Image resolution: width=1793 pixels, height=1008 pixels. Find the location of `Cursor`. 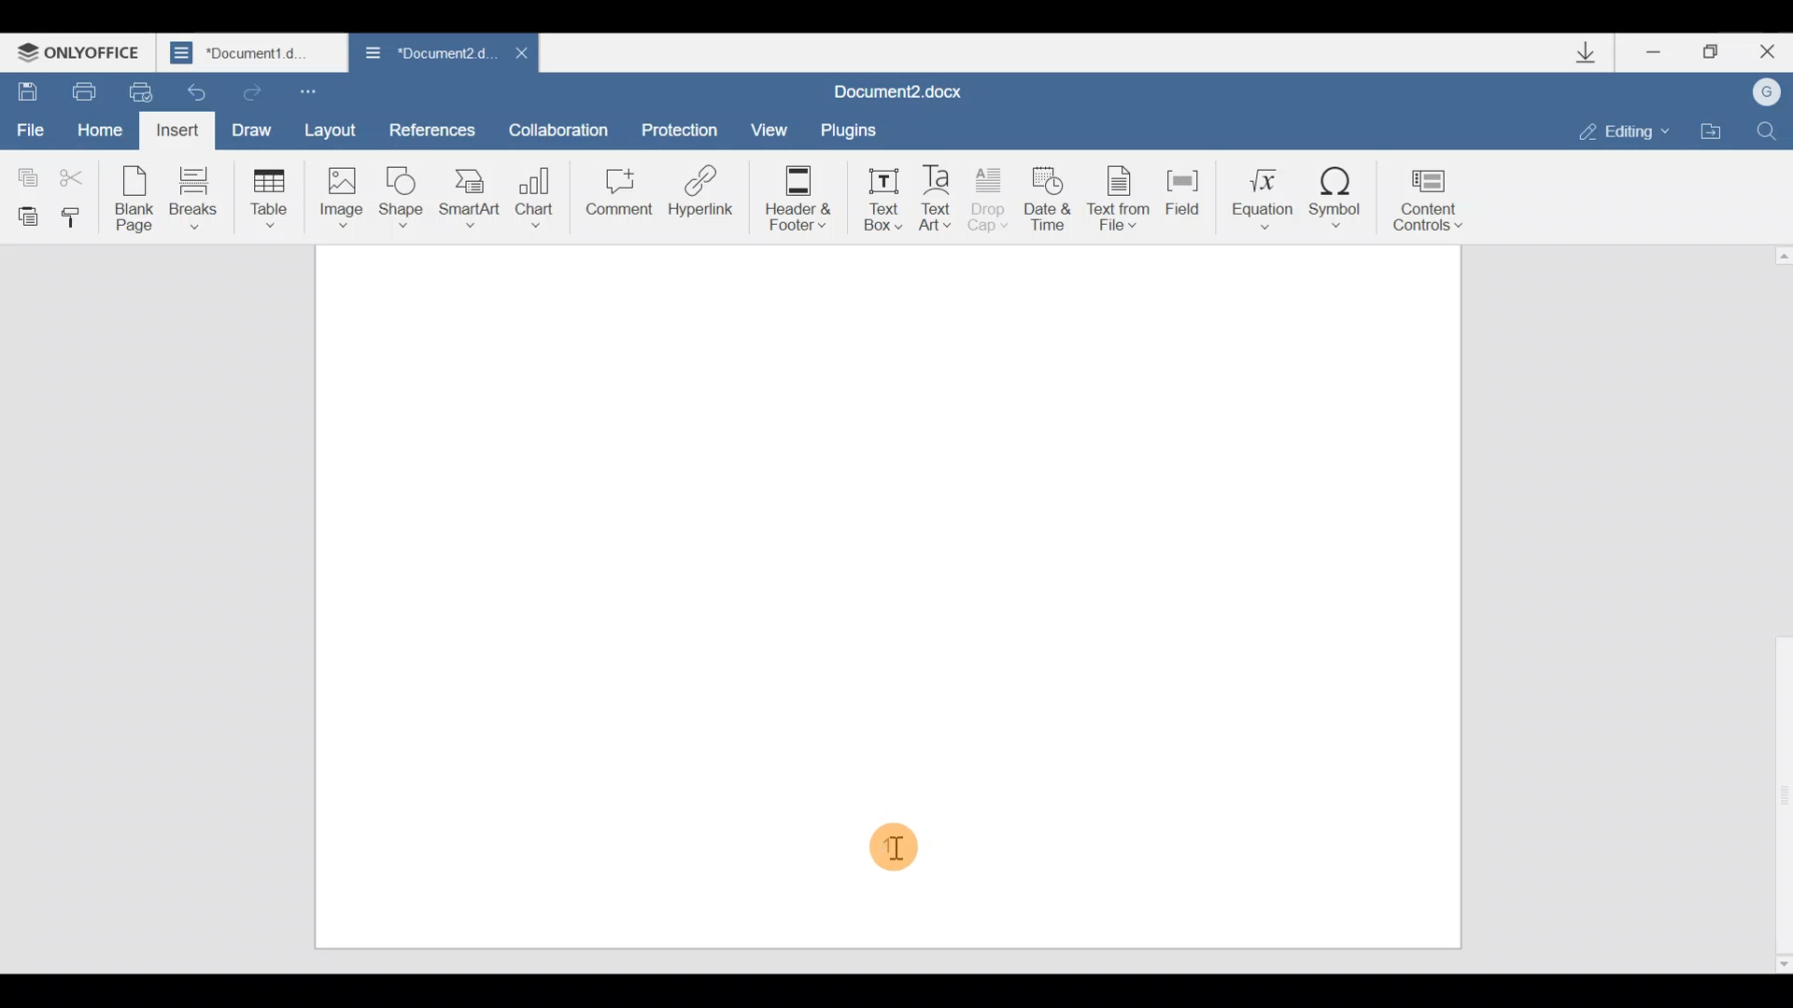

Cursor is located at coordinates (897, 849).